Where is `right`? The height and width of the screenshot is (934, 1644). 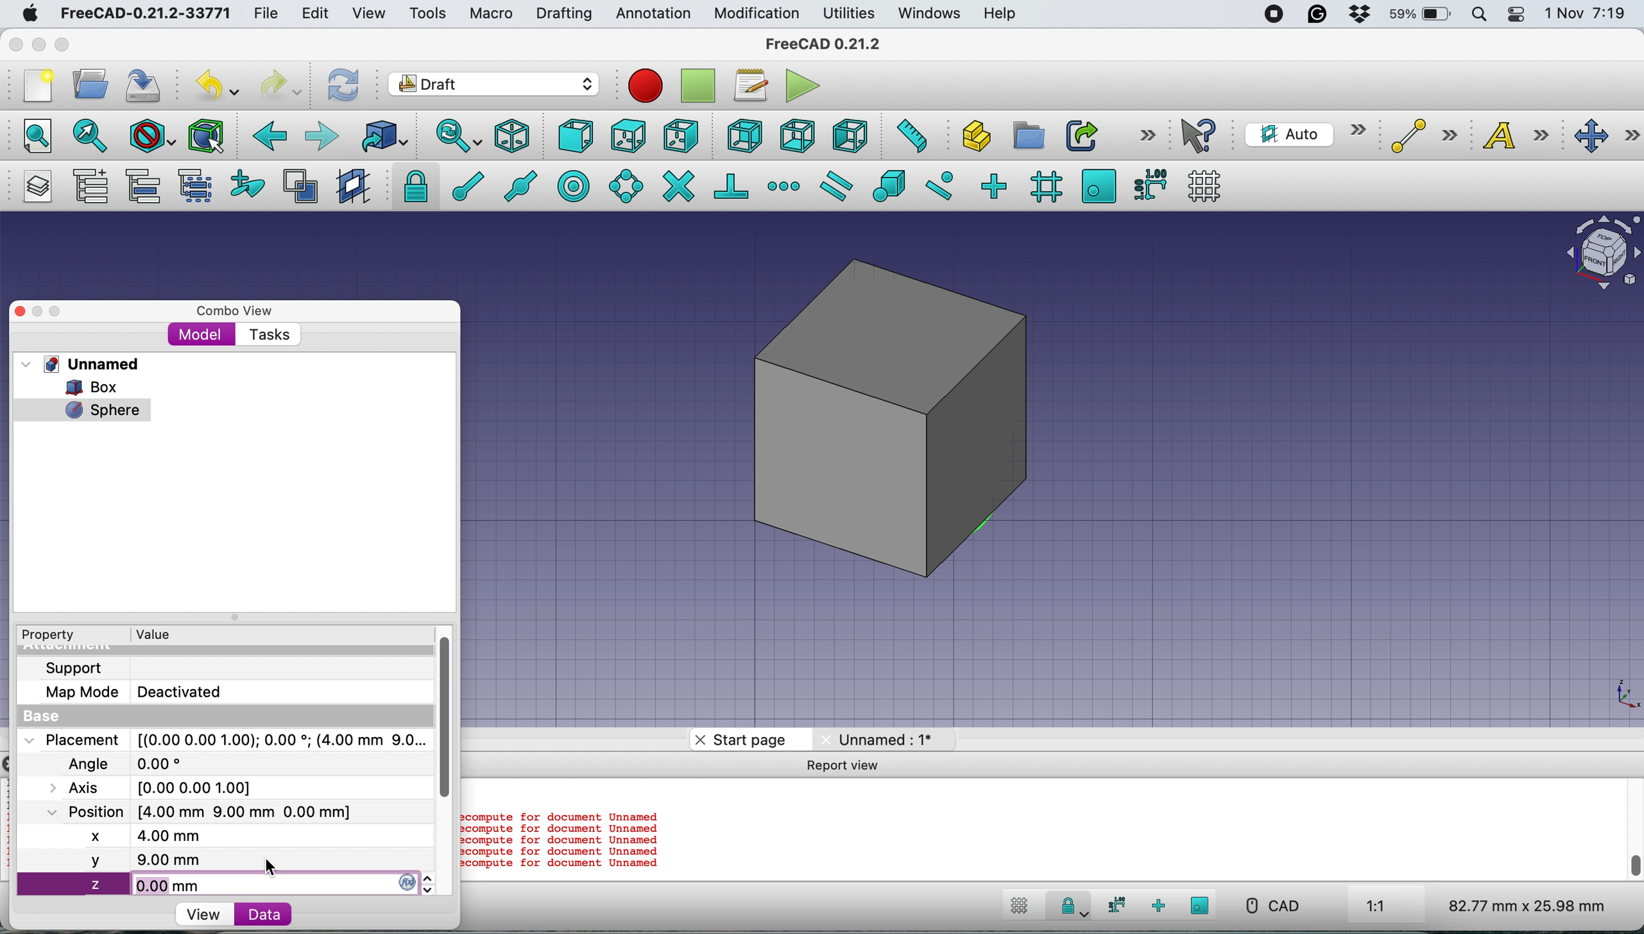 right is located at coordinates (681, 135).